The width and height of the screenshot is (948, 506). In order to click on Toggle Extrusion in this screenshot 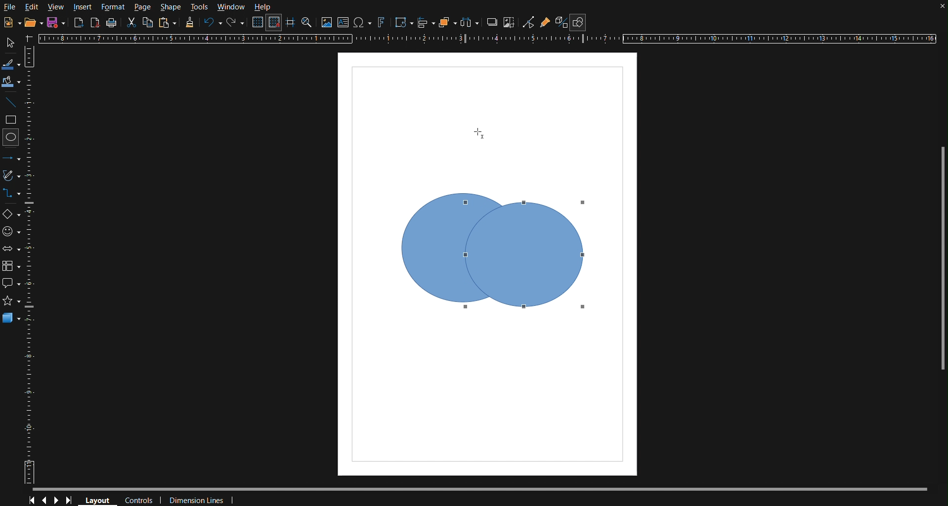, I will do `click(561, 23)`.